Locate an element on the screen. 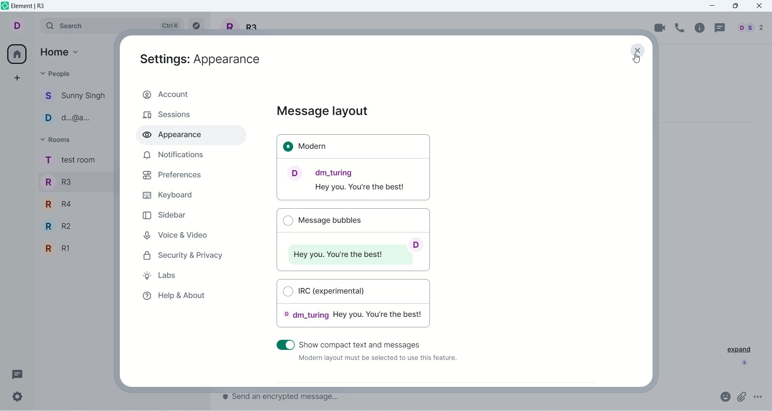 This screenshot has width=772, height=411. security and privacy is located at coordinates (184, 256).